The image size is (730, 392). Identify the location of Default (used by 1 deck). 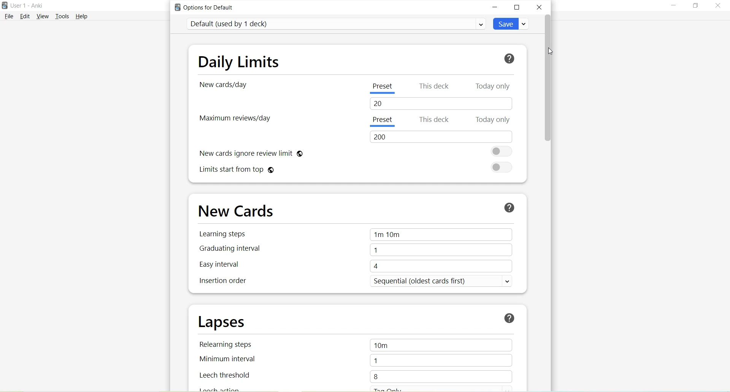
(336, 24).